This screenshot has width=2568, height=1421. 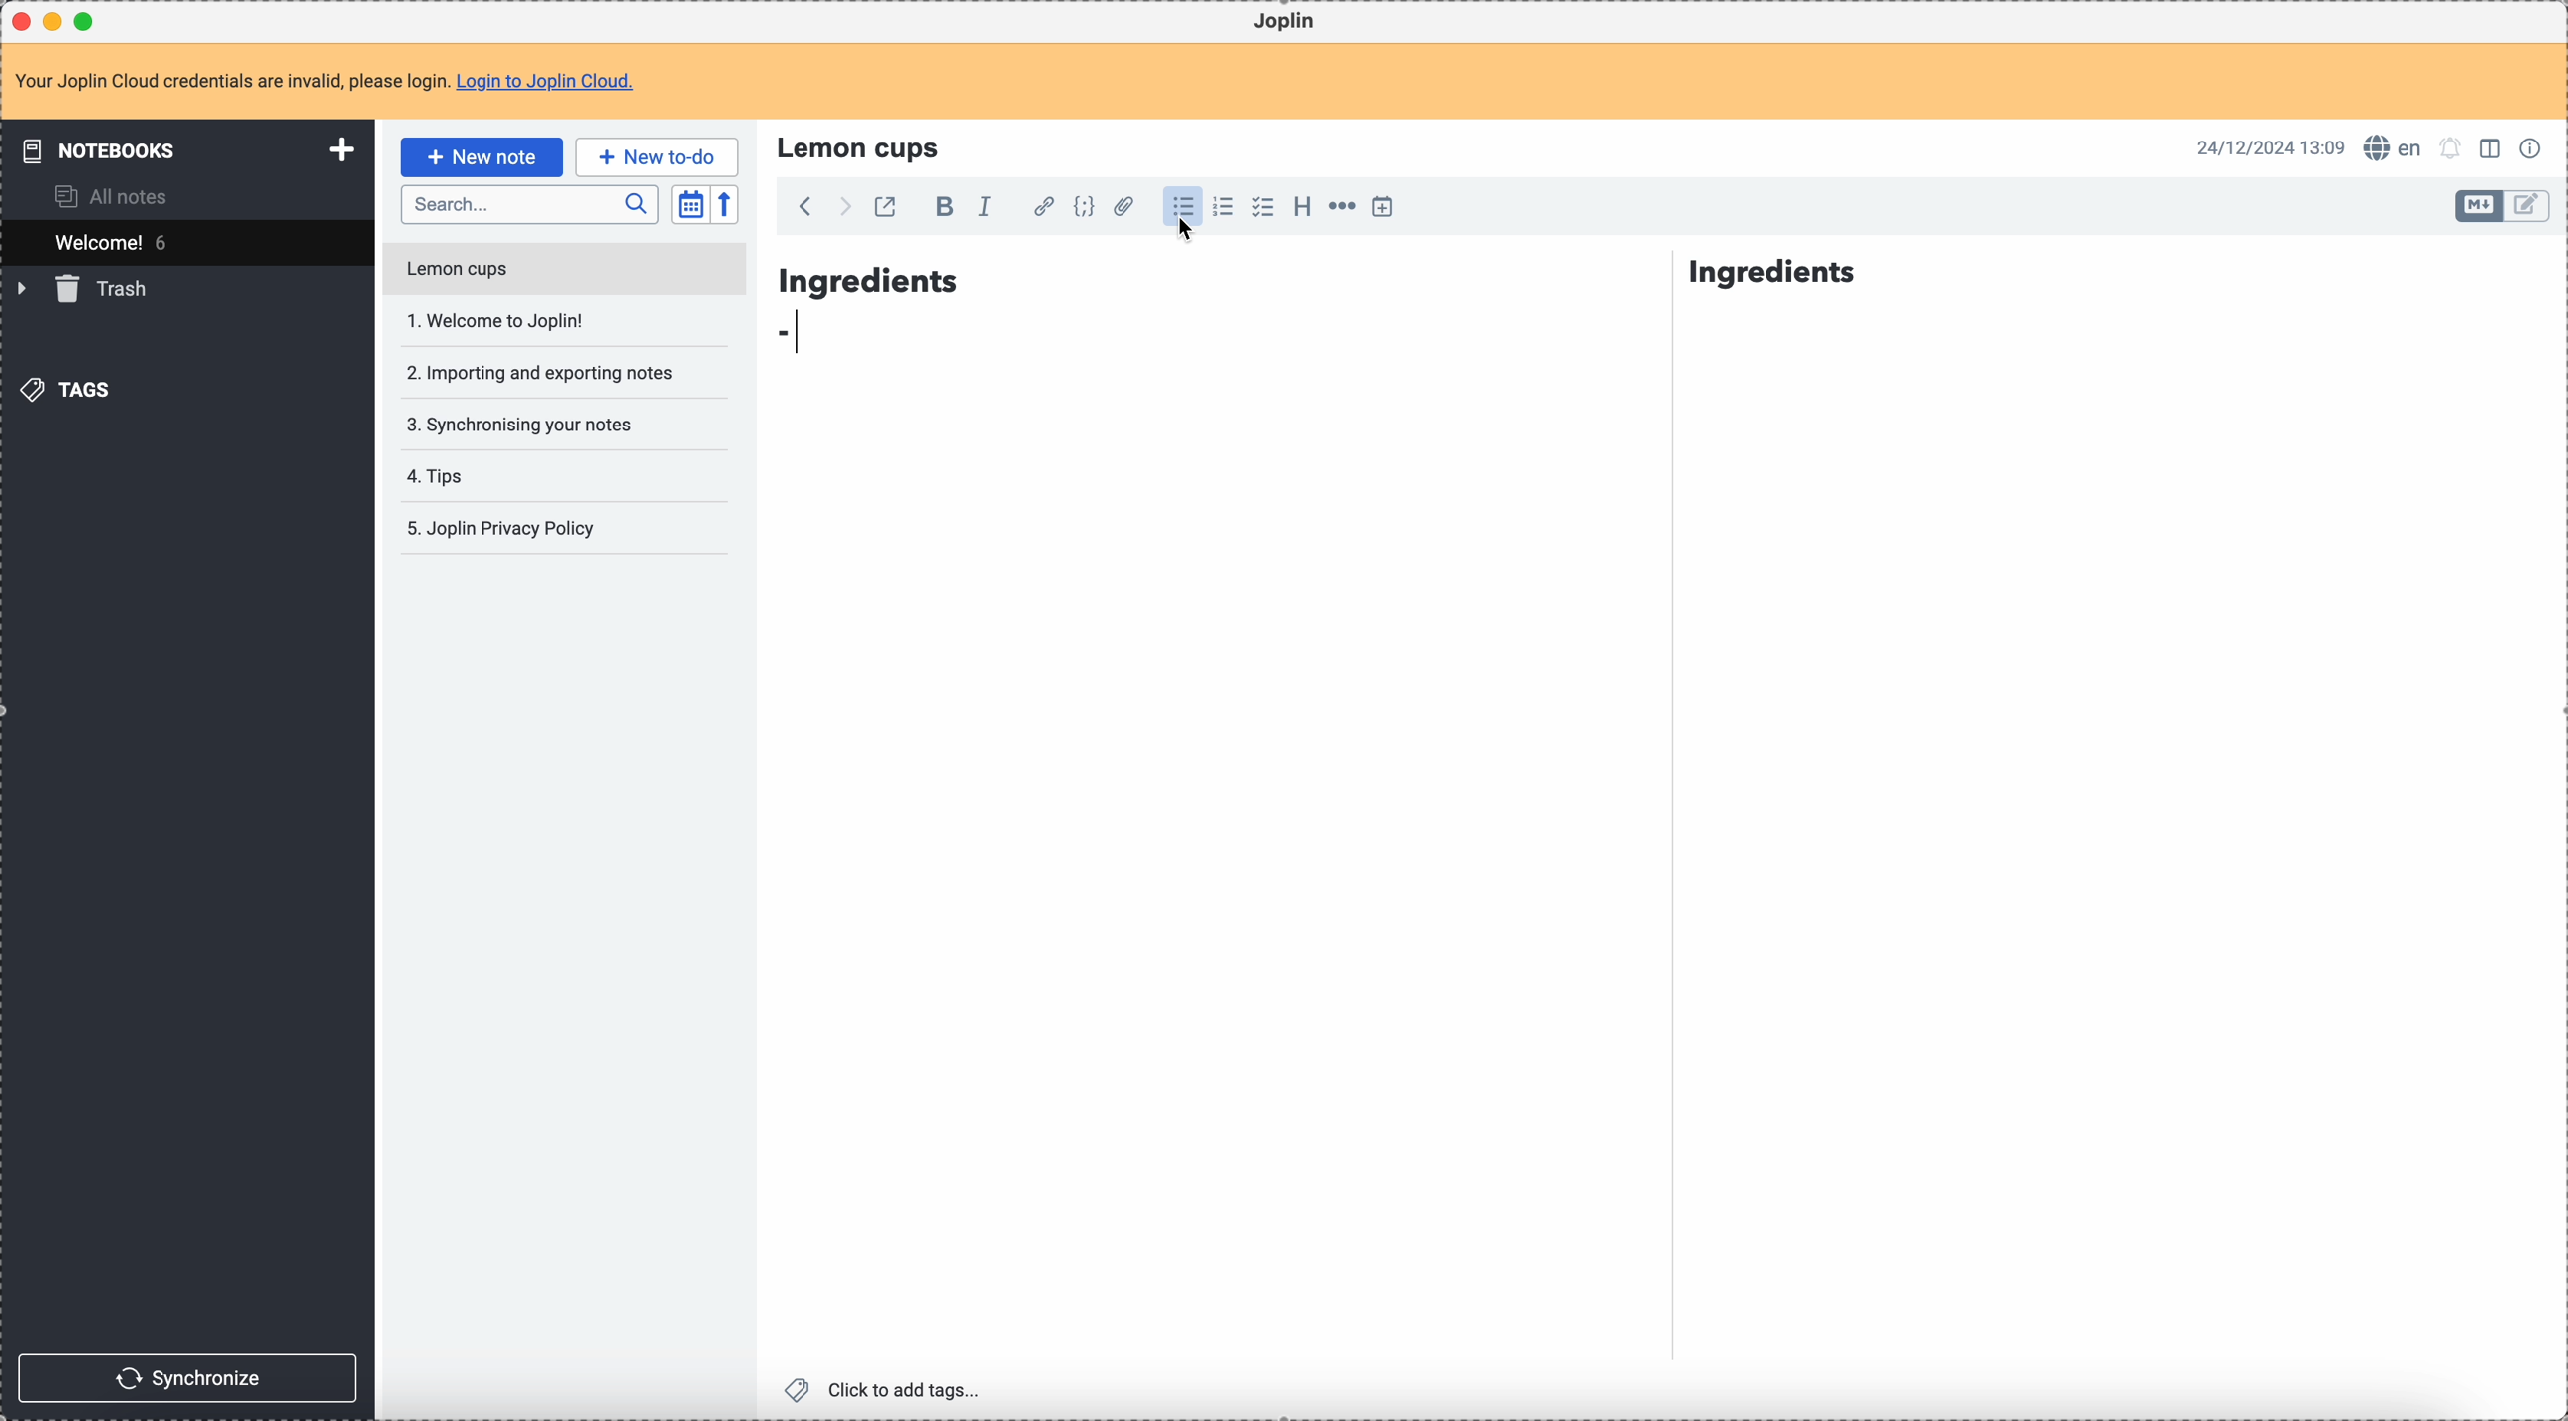 What do you see at coordinates (1189, 237) in the screenshot?
I see `cursor` at bounding box center [1189, 237].